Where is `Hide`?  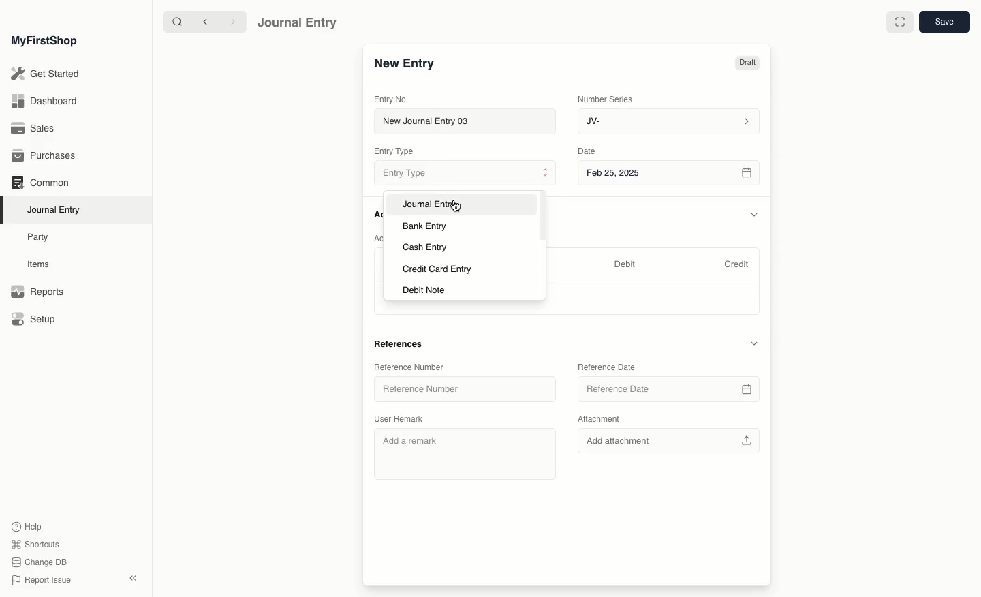 Hide is located at coordinates (755, 215).